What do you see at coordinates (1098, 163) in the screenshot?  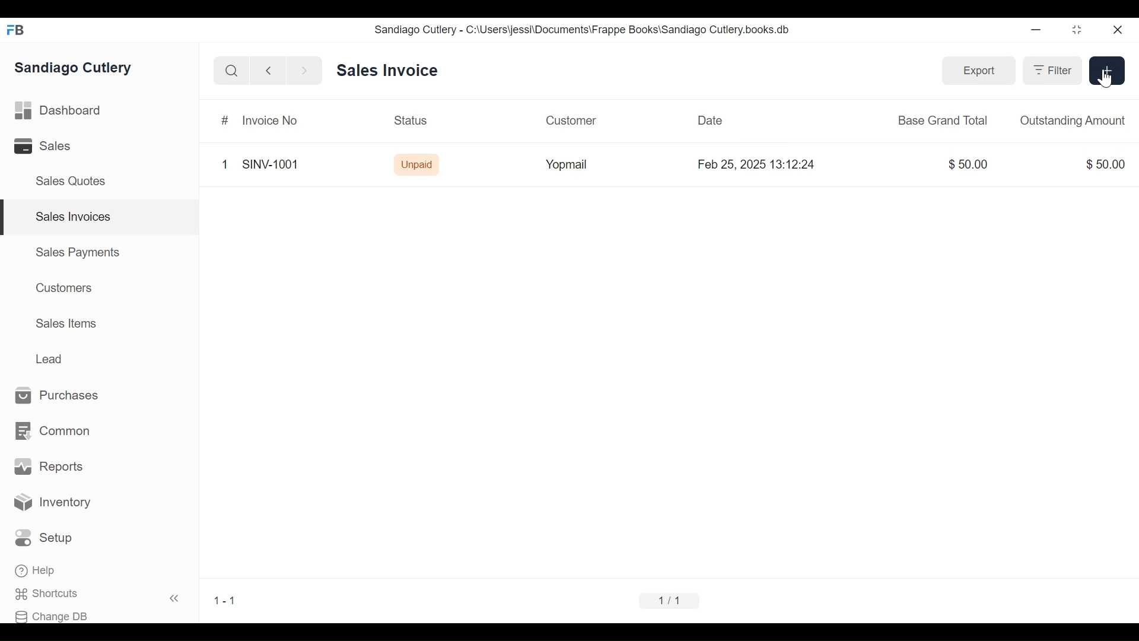 I see `$50.00` at bounding box center [1098, 163].